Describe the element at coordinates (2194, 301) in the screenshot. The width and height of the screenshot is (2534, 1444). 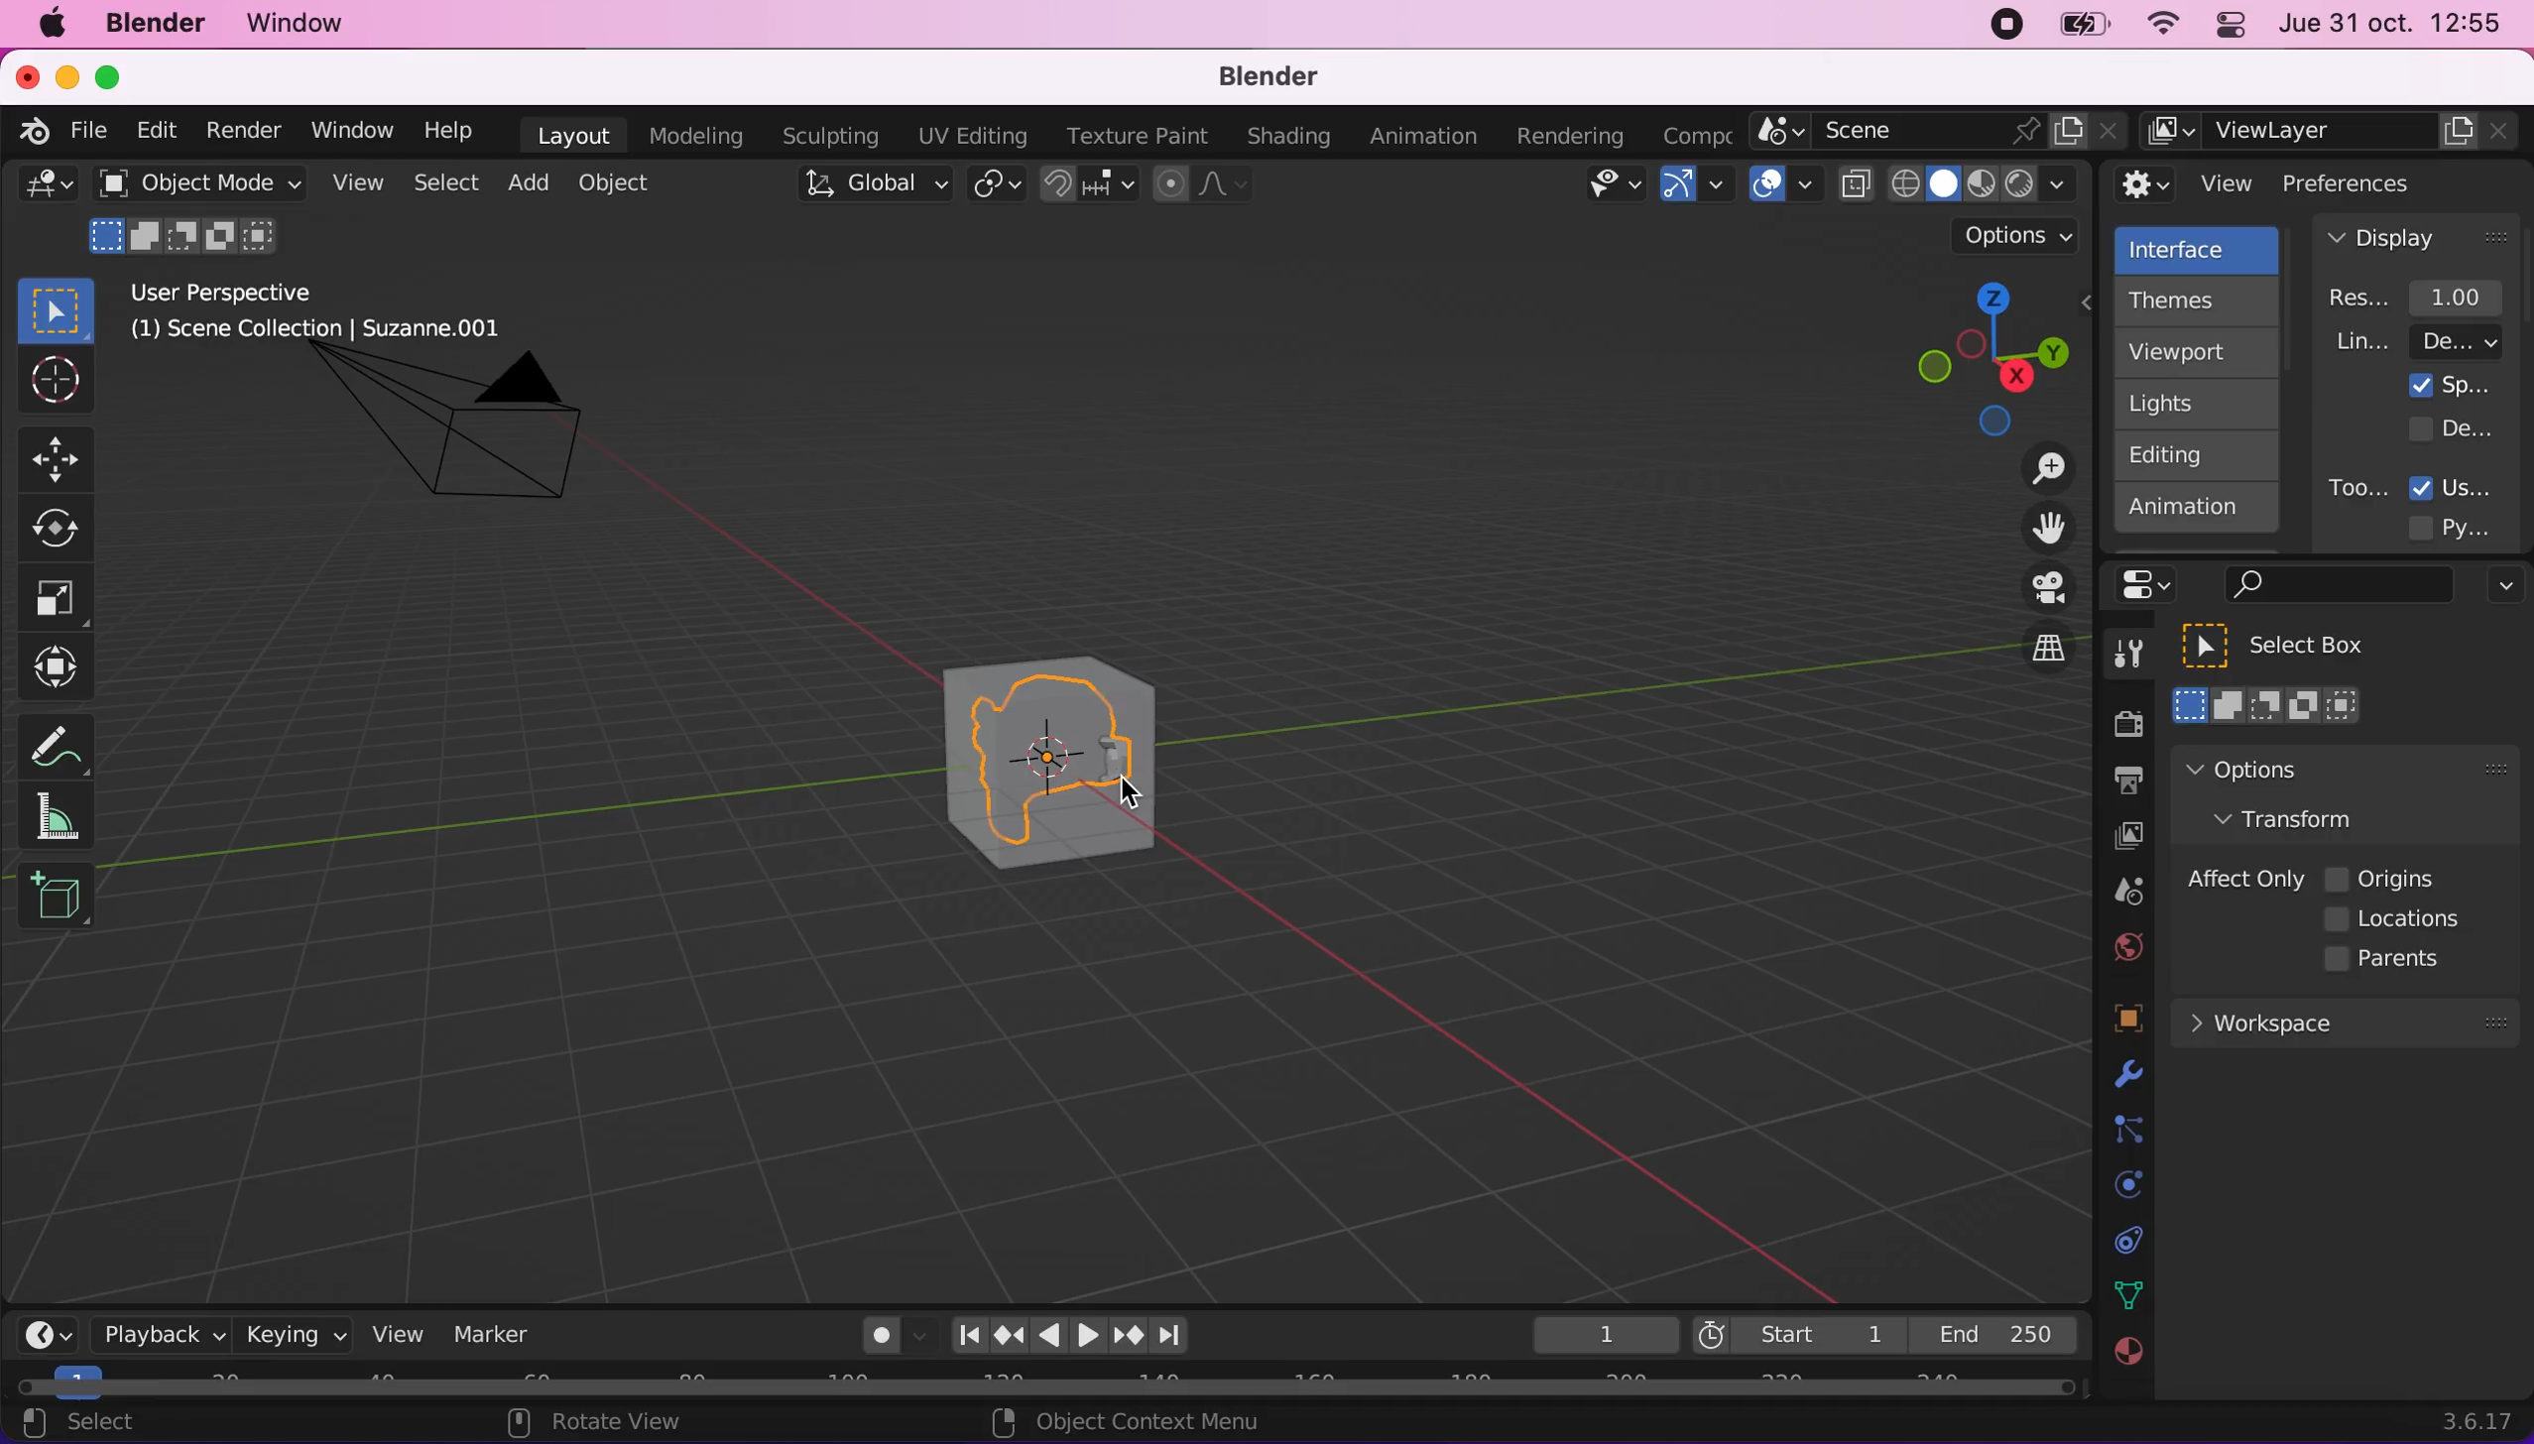
I see `themes` at that location.